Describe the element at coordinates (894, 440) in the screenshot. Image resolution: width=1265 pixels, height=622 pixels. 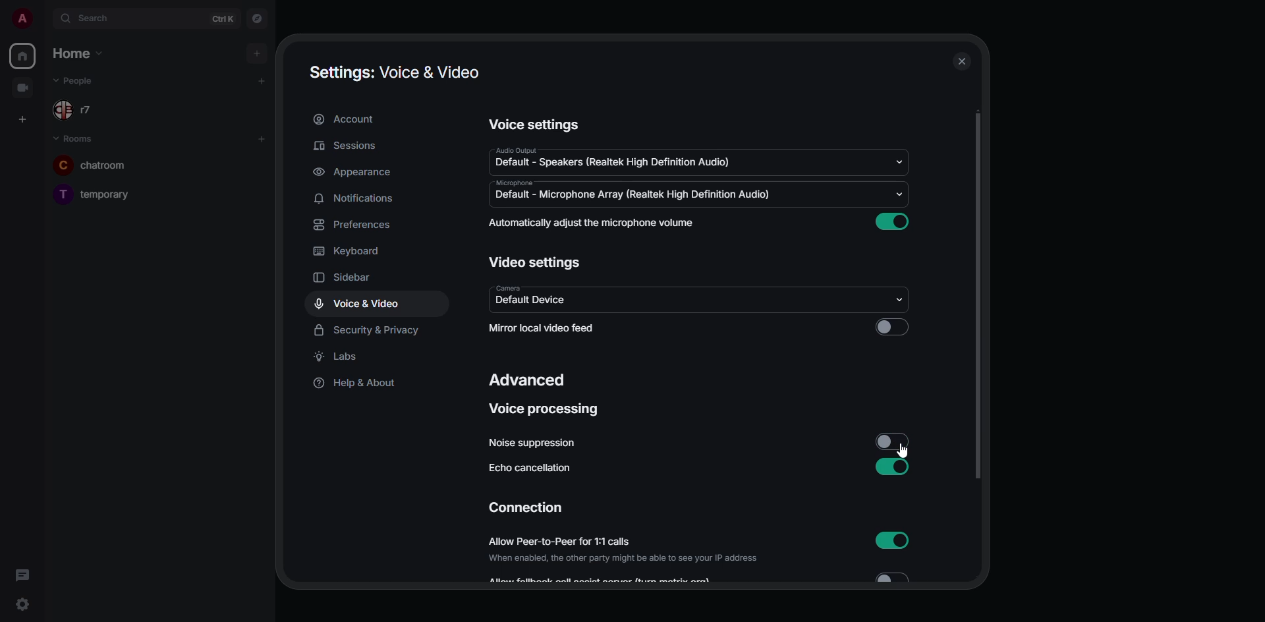
I see `disabled` at that location.